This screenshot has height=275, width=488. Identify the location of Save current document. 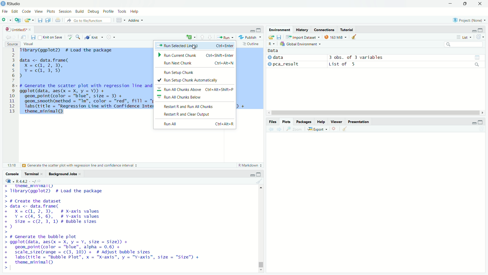
(40, 20).